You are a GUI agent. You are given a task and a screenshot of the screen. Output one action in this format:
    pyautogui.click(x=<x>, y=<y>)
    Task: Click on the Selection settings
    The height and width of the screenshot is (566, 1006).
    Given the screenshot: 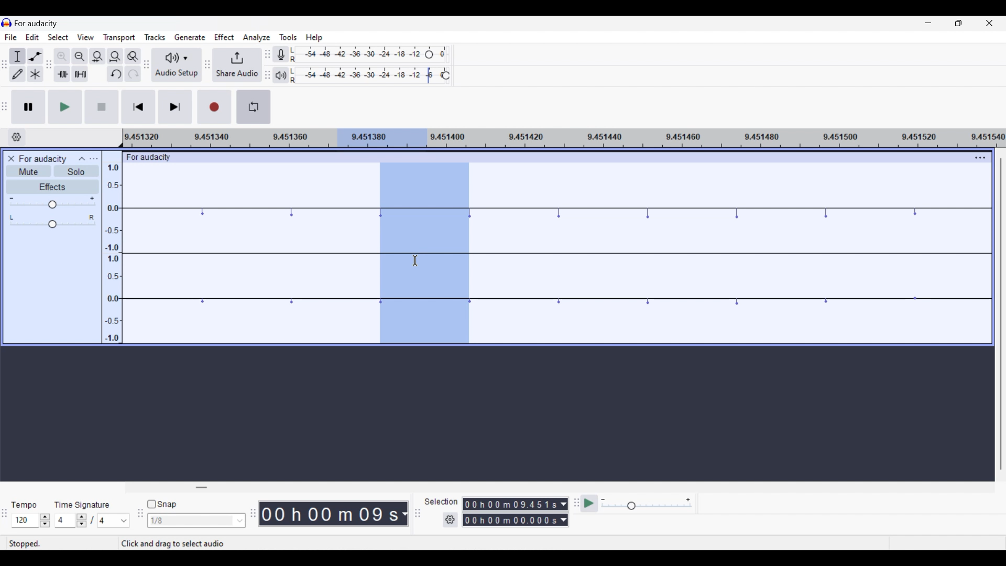 What is the action you would take?
    pyautogui.click(x=450, y=519)
    